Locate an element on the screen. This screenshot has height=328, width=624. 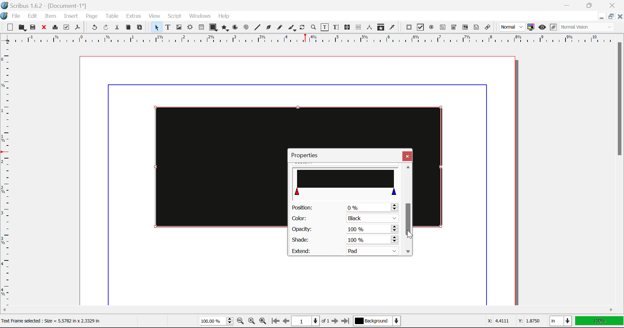
Preview Mode is located at coordinates (512, 27).